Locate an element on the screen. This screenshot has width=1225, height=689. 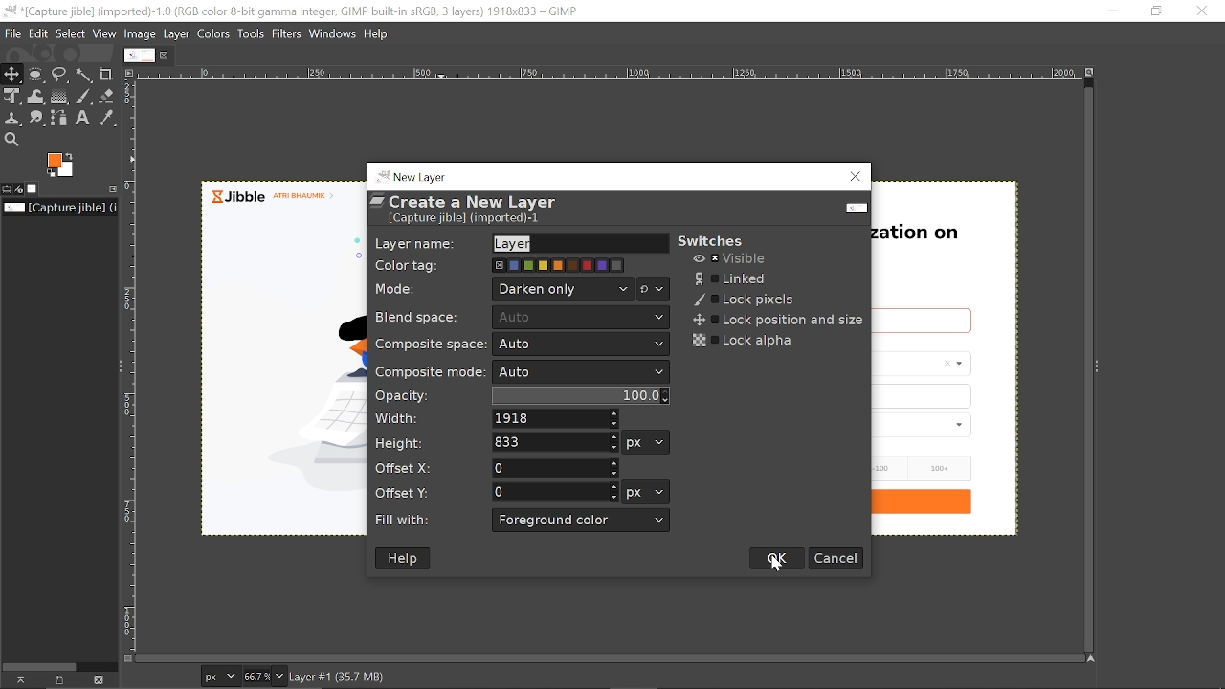
Blend space: is located at coordinates (432, 319).